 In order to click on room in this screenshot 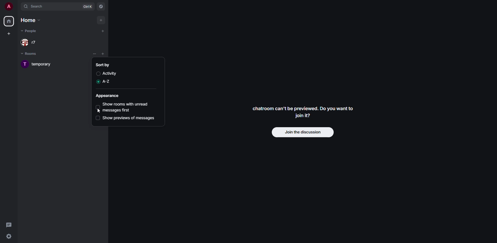, I will do `click(40, 64)`.